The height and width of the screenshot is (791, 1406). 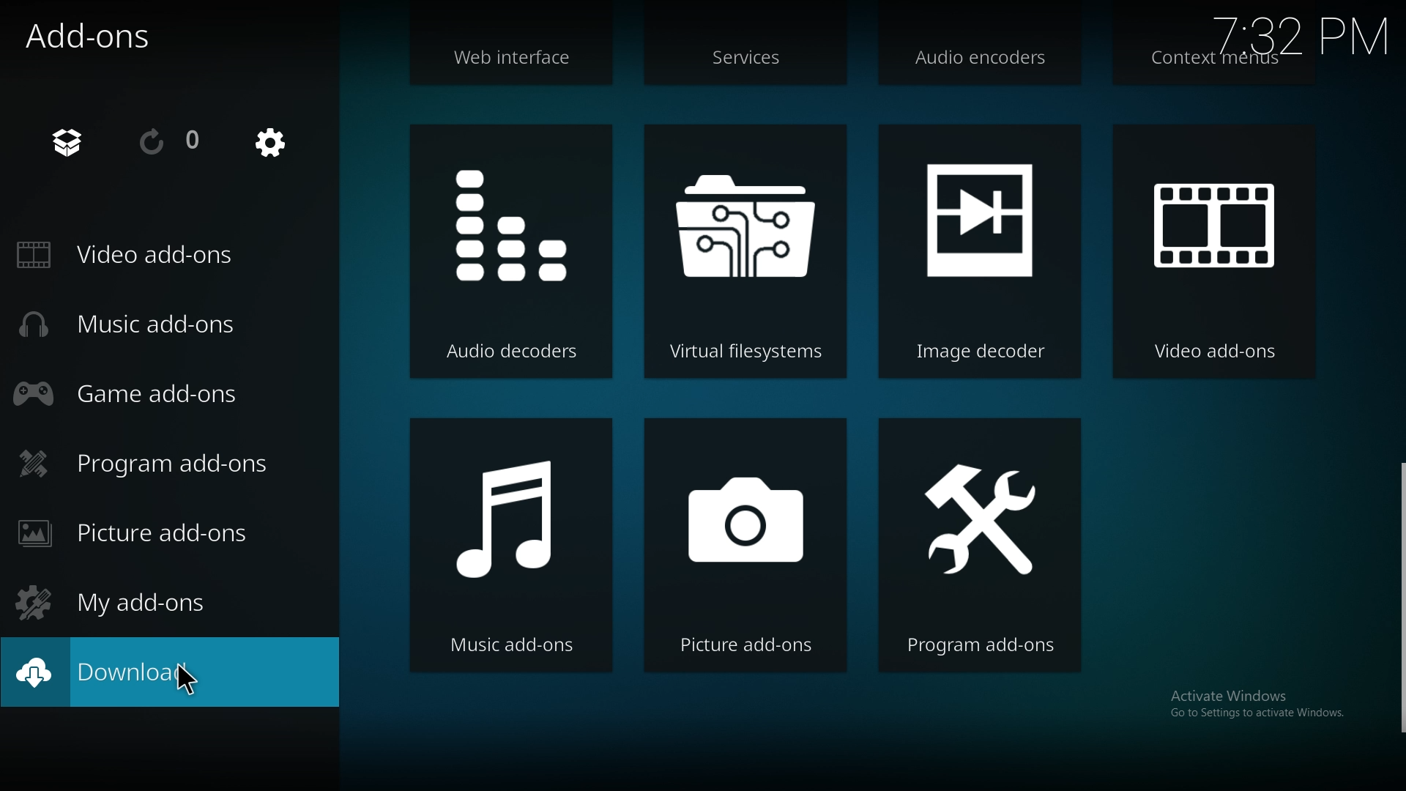 I want to click on cursor, so click(x=187, y=682).